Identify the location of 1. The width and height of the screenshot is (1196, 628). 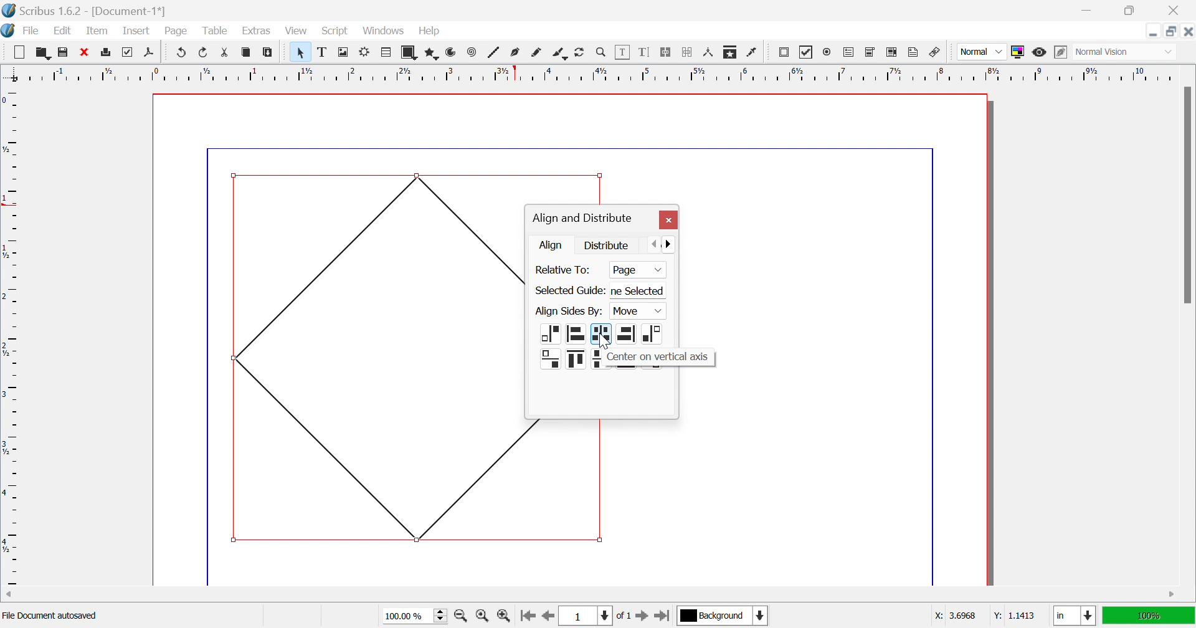
(584, 616).